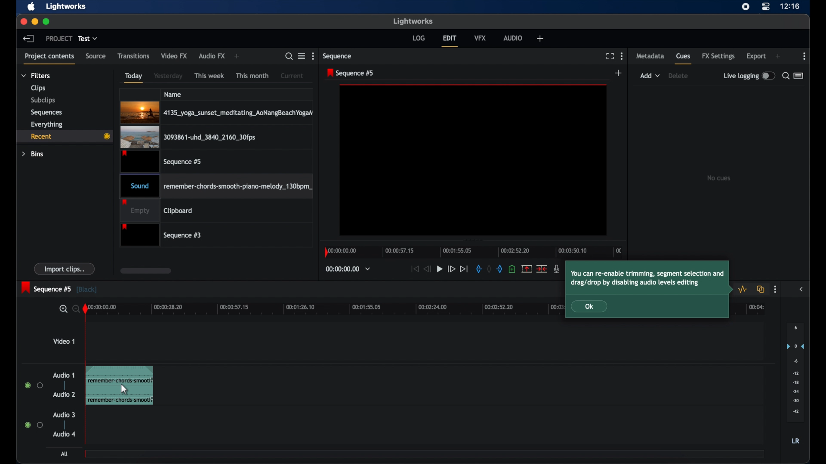 This screenshot has height=464, width=826. What do you see at coordinates (302, 55) in the screenshot?
I see `toggle list or tile view` at bounding box center [302, 55].